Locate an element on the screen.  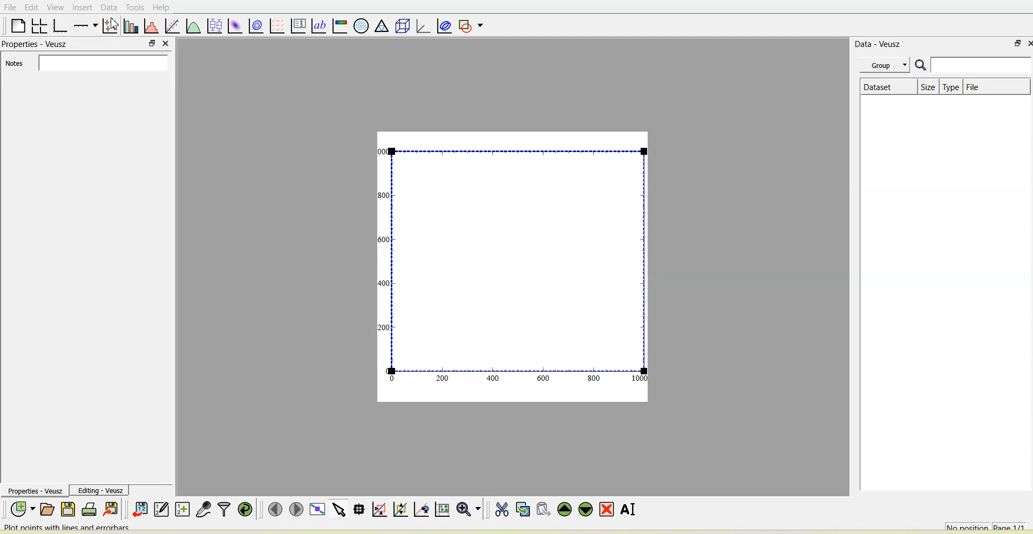
Move the selected widget up is located at coordinates (565, 509).